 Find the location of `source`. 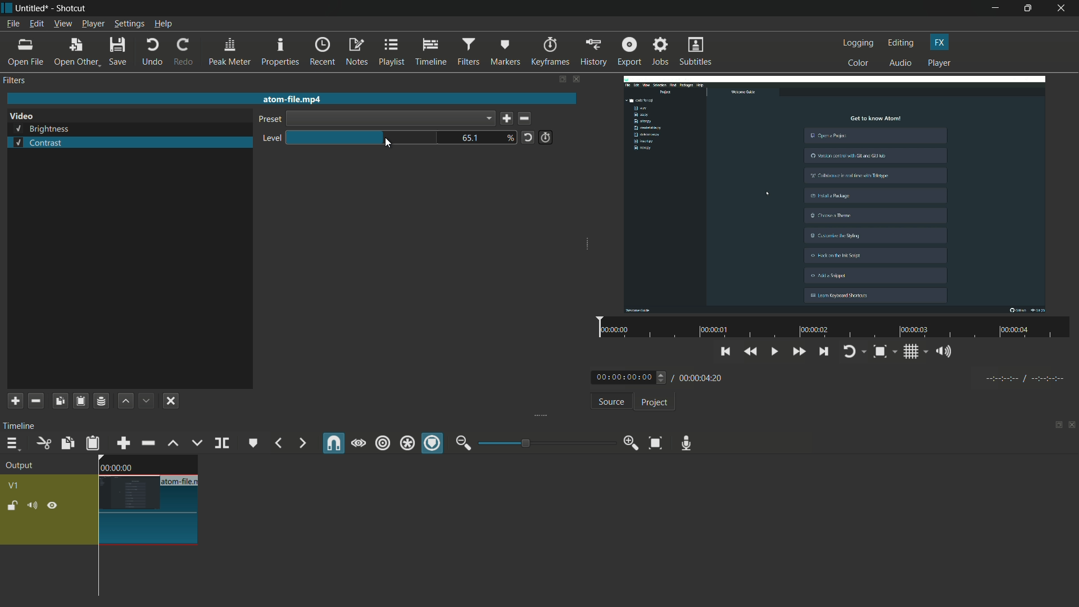

source is located at coordinates (611, 403).